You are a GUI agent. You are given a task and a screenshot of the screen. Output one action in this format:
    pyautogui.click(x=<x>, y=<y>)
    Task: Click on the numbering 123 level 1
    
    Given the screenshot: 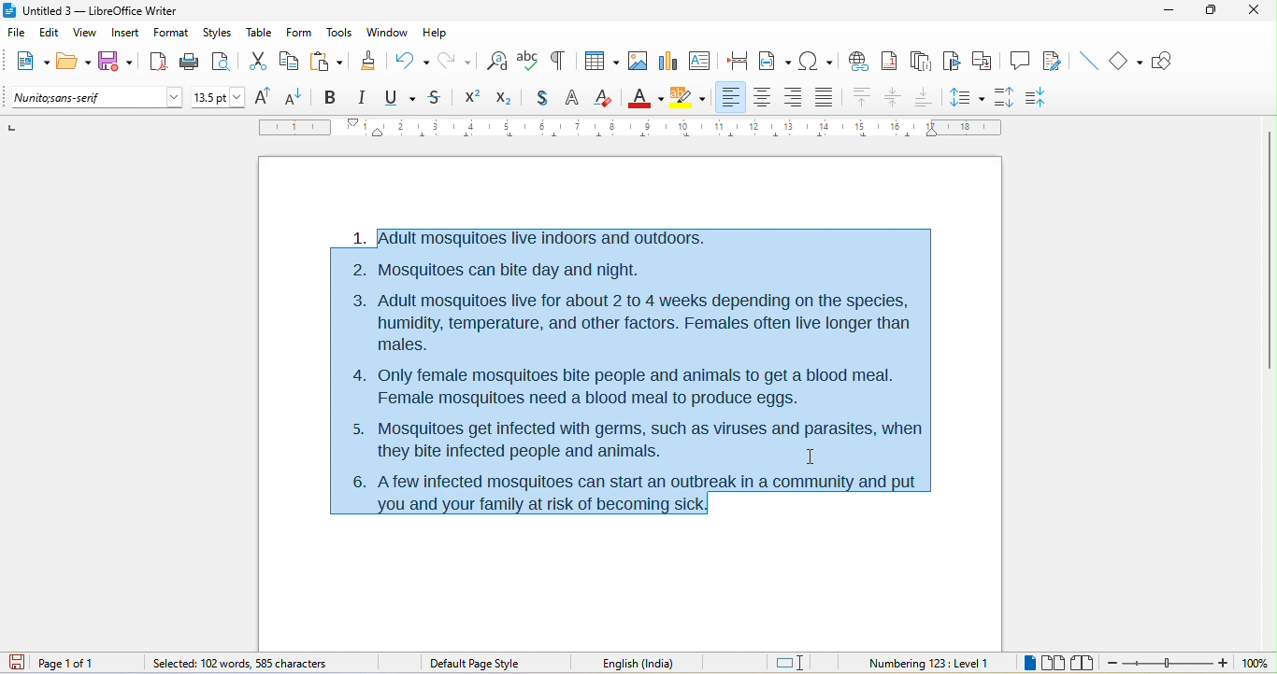 What is the action you would take?
    pyautogui.click(x=929, y=661)
    